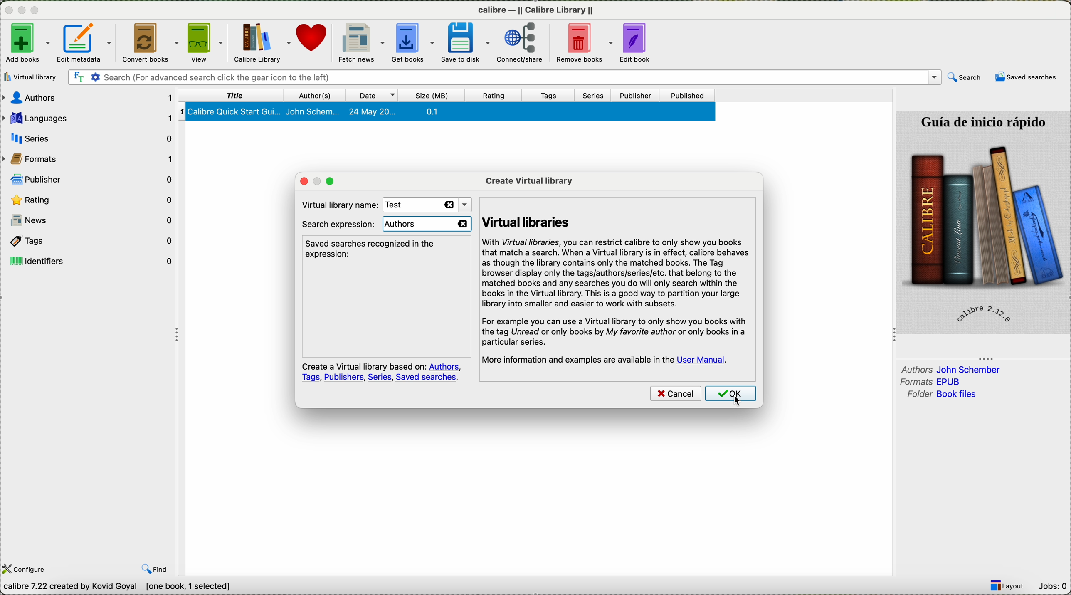 Image resolution: width=1071 pixels, height=595 pixels. Describe the element at coordinates (117, 587) in the screenshot. I see `Callibre 7.22 created by Kavid Goyal [one book,1 selected]` at that location.